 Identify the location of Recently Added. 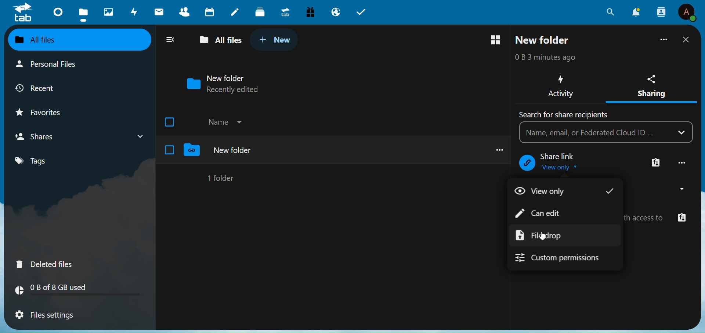
(239, 90).